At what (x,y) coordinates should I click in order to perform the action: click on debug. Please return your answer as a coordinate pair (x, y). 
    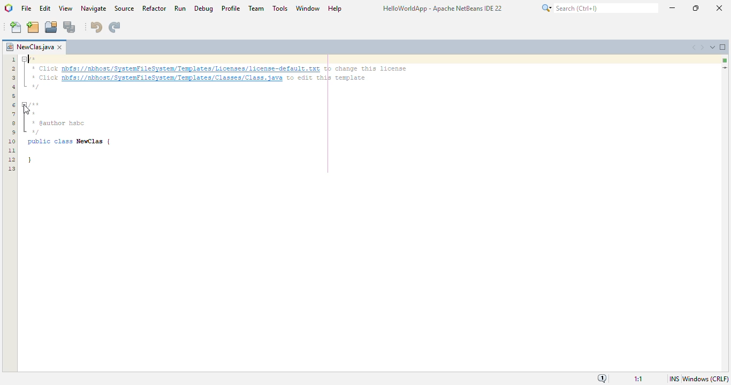
    Looking at the image, I should click on (204, 8).